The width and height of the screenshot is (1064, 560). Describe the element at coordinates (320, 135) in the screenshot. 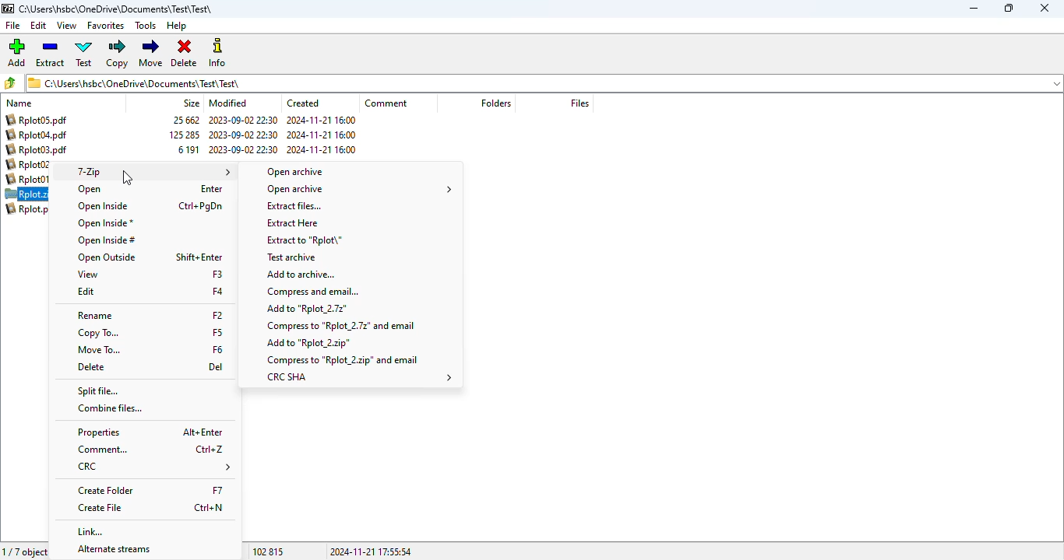

I see `2024-11-21 16:00` at that location.